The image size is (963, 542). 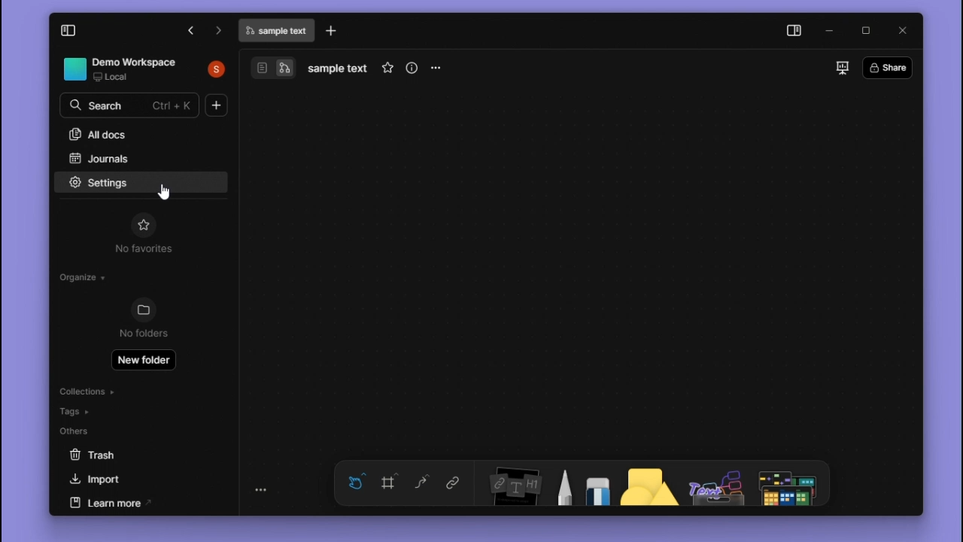 I want to click on favourite, so click(x=387, y=69).